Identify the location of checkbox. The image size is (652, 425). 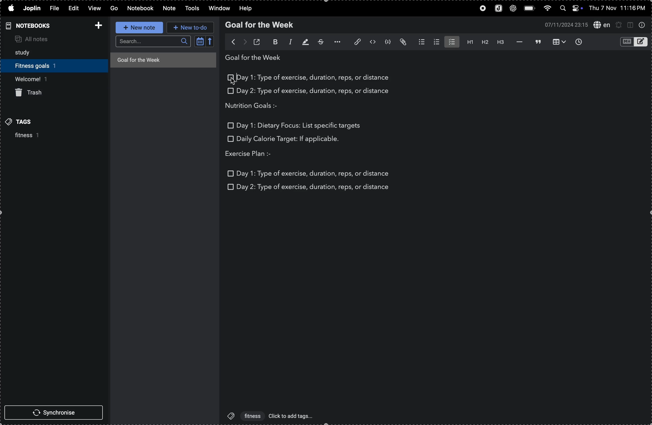
(231, 126).